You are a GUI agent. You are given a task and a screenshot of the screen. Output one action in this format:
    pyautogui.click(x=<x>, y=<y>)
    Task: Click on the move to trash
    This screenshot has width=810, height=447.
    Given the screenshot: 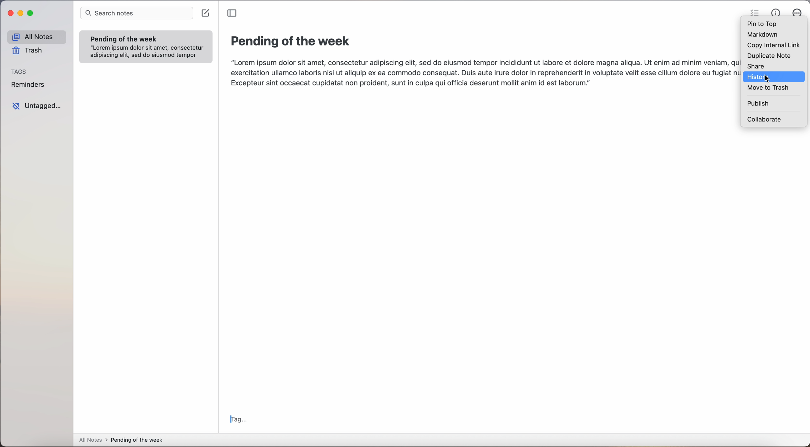 What is the action you would take?
    pyautogui.click(x=767, y=89)
    